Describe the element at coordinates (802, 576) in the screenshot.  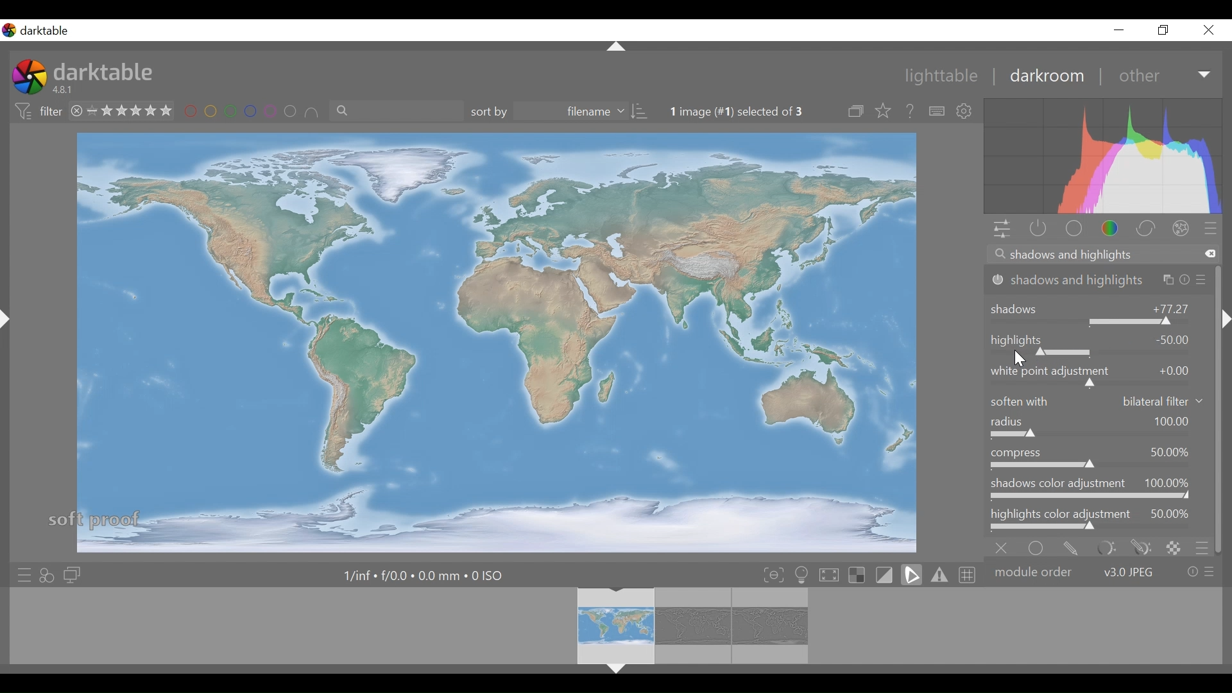
I see `toggle IS 12646 color assessments conditions` at that location.